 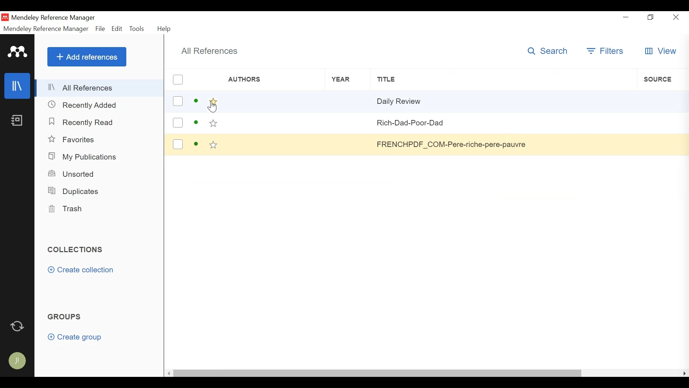 What do you see at coordinates (76, 249) in the screenshot?
I see `Collection` at bounding box center [76, 249].